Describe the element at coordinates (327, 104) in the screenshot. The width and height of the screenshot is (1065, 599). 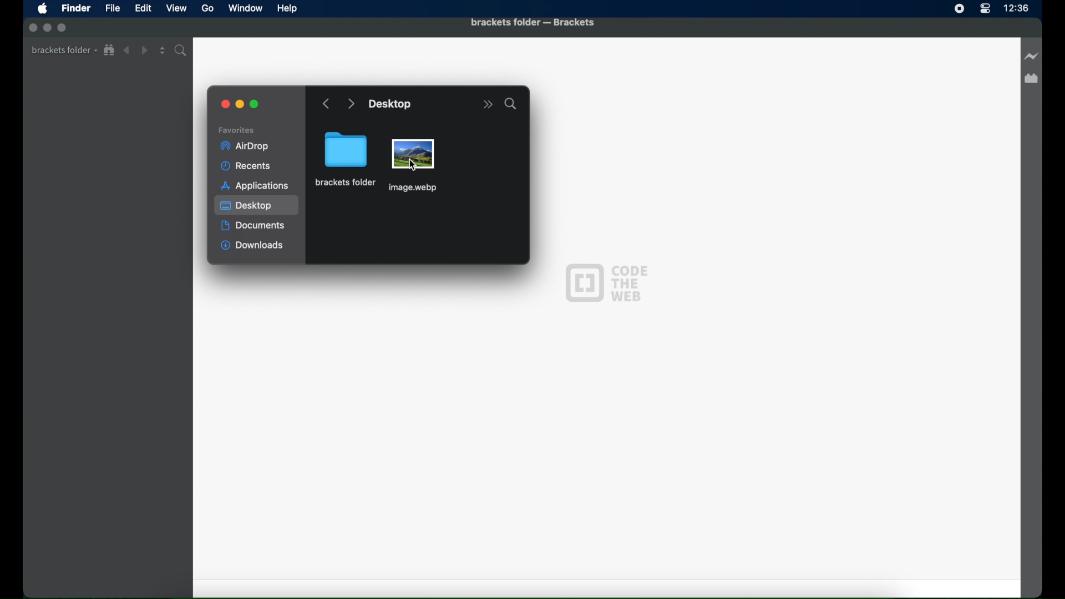
I see `go backward` at that location.